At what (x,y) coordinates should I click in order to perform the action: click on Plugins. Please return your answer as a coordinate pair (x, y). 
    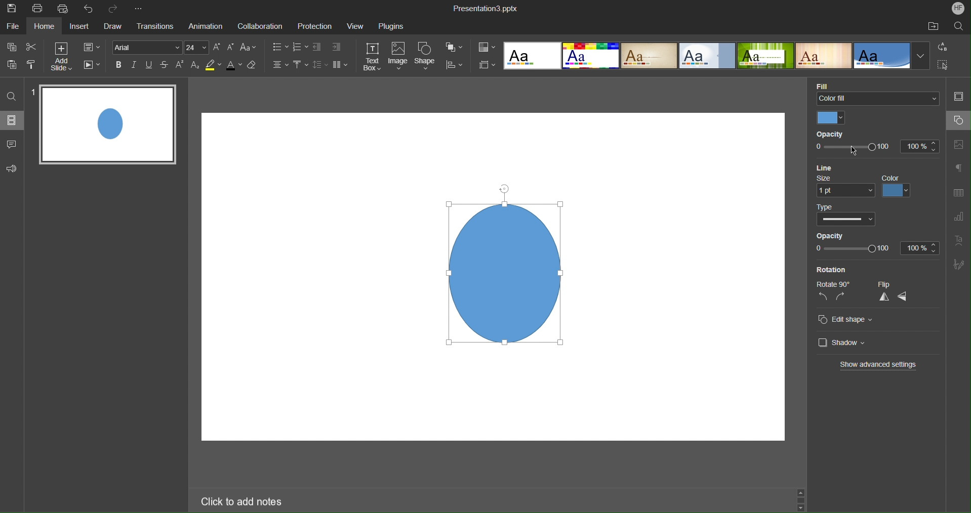
    Looking at the image, I should click on (392, 27).